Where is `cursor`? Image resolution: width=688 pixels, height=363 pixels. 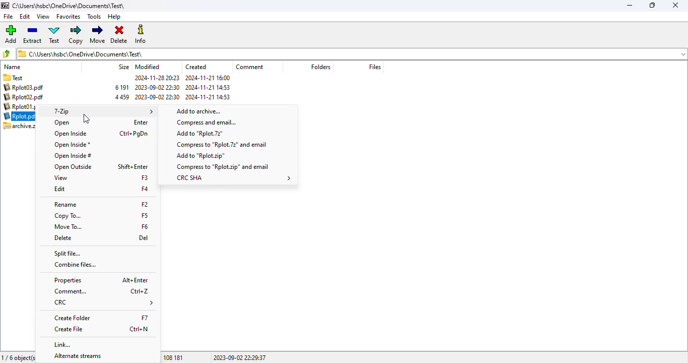 cursor is located at coordinates (87, 119).